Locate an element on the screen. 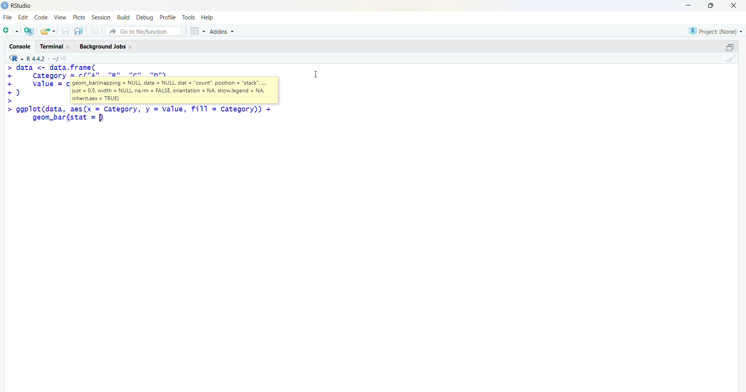  minimize is located at coordinates (691, 5).